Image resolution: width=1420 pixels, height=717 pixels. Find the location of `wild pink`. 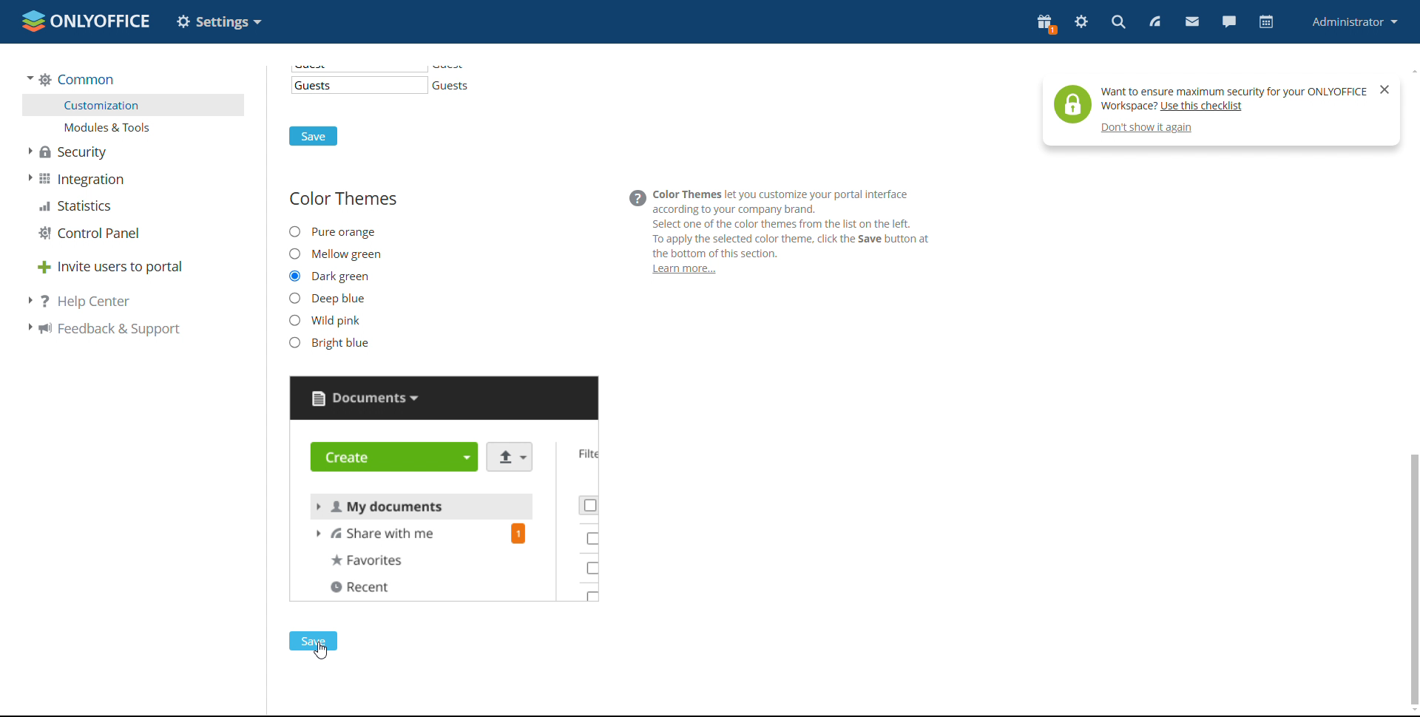

wild pink is located at coordinates (326, 319).